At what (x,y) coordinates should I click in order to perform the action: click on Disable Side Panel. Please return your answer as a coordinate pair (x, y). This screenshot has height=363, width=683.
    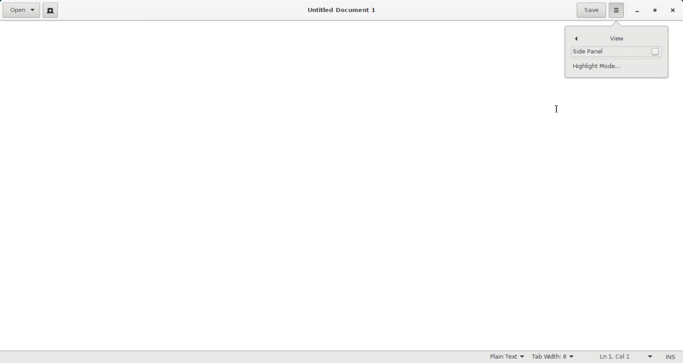
    Looking at the image, I should click on (616, 51).